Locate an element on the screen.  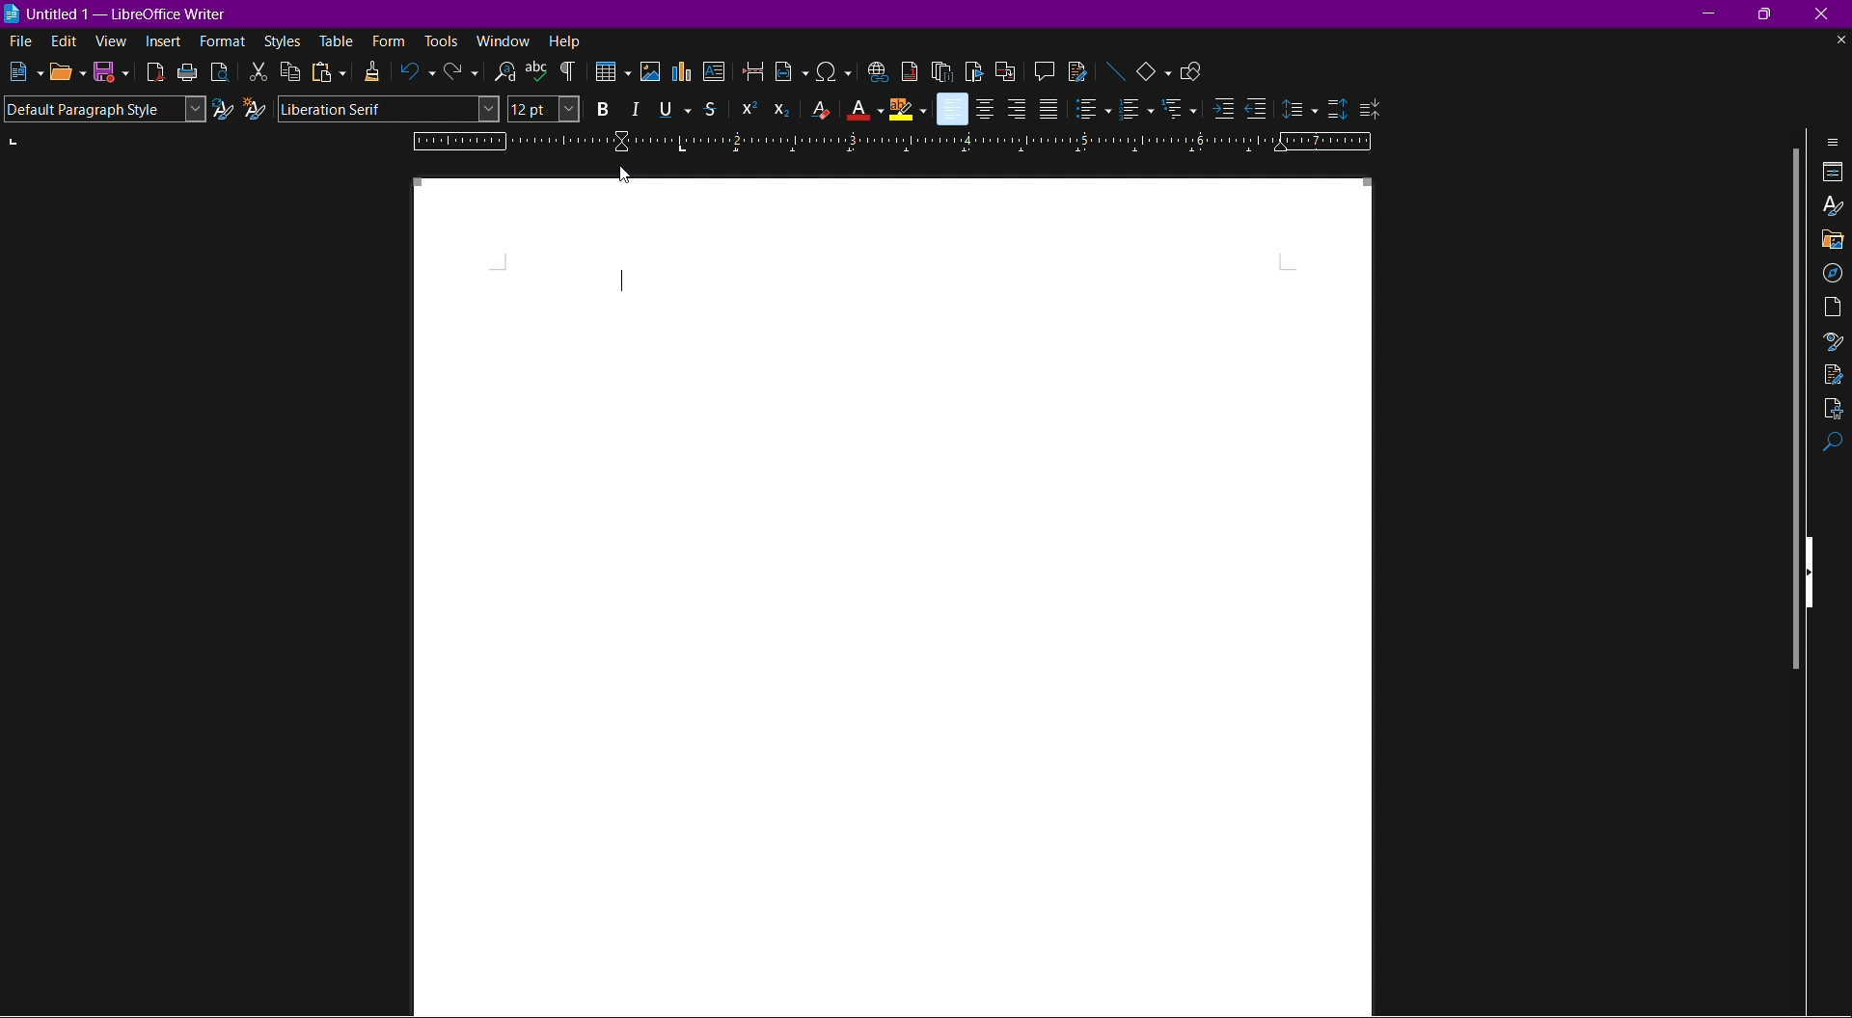
cursor is located at coordinates (627, 174).